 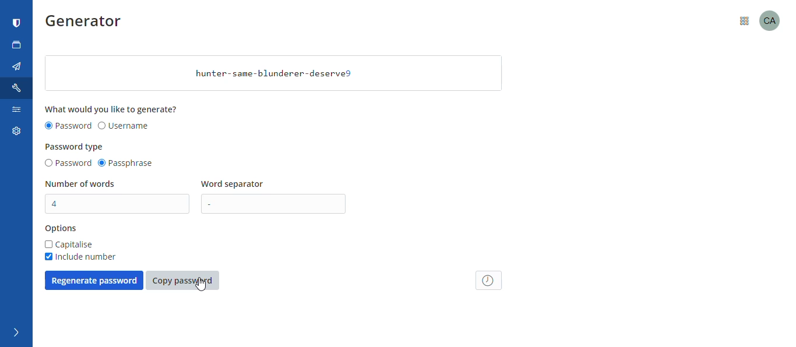 I want to click on number of words, so click(x=81, y=184).